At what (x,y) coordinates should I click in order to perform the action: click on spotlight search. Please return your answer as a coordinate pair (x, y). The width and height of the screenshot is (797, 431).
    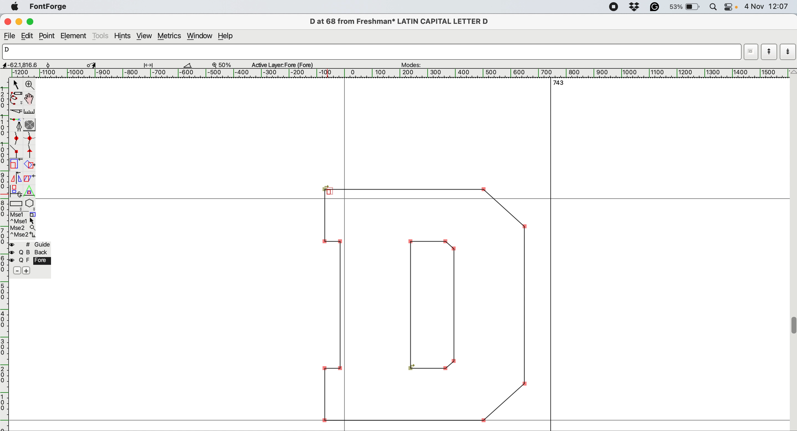
    Looking at the image, I should click on (713, 7).